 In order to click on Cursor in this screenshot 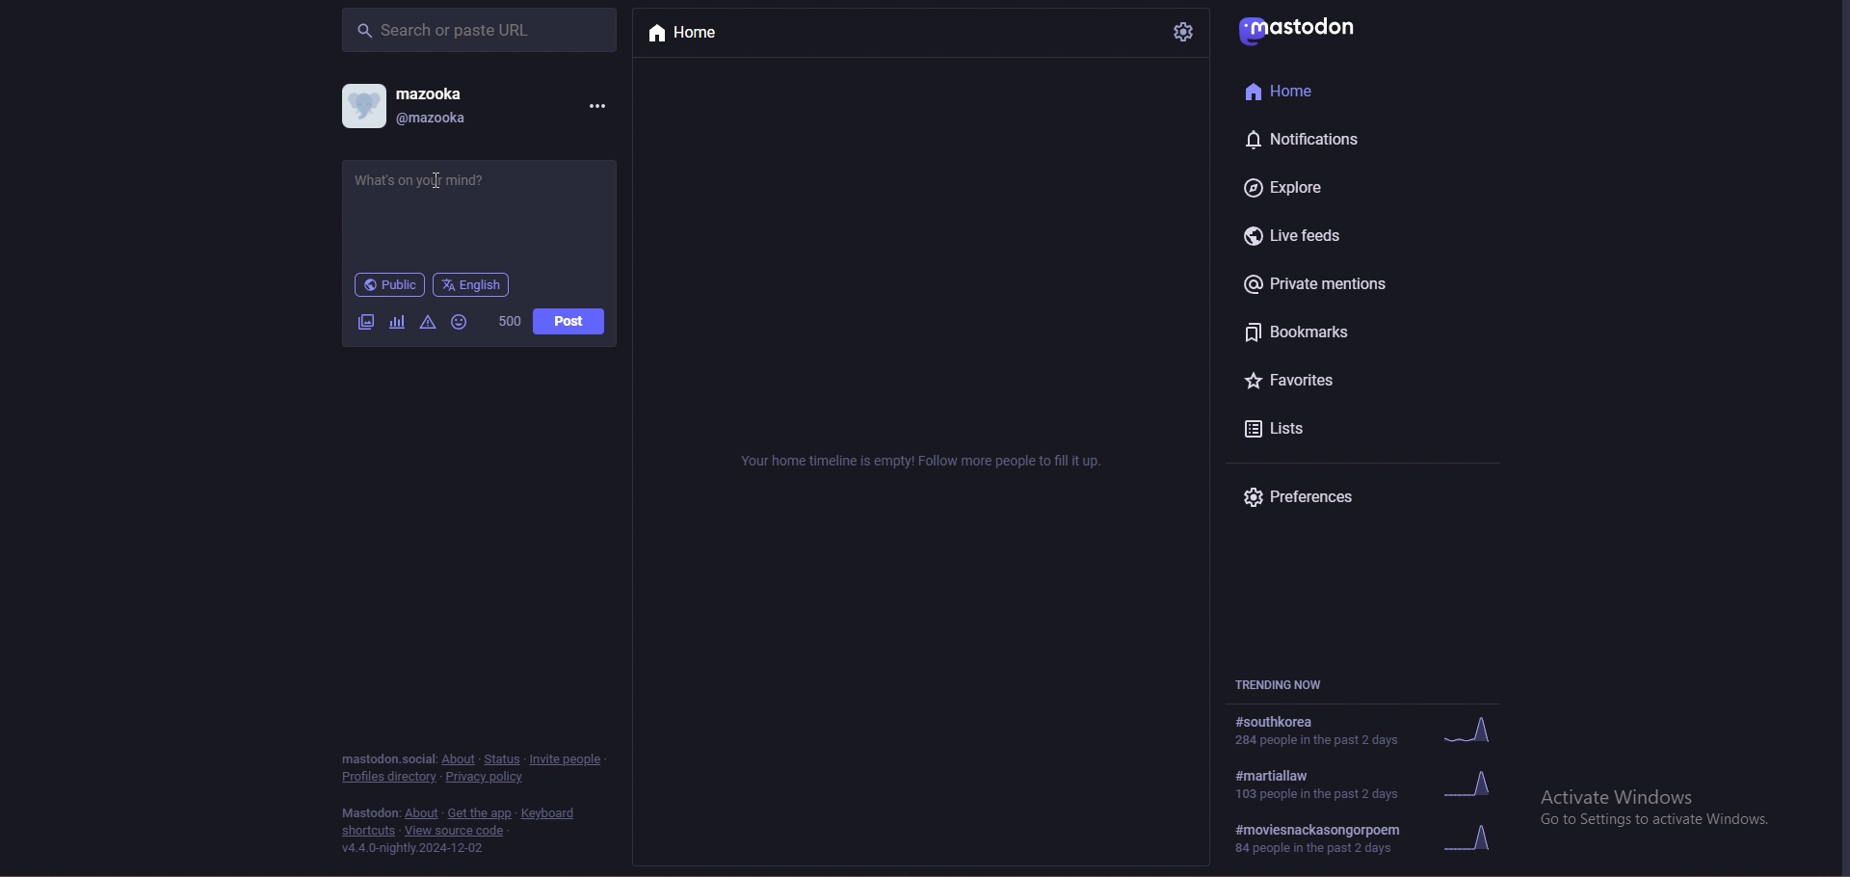, I will do `click(428, 171)`.